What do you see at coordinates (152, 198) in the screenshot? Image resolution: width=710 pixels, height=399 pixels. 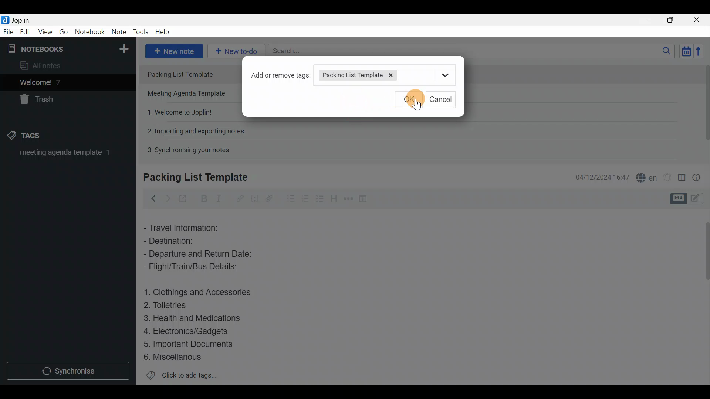 I see `Back` at bounding box center [152, 198].